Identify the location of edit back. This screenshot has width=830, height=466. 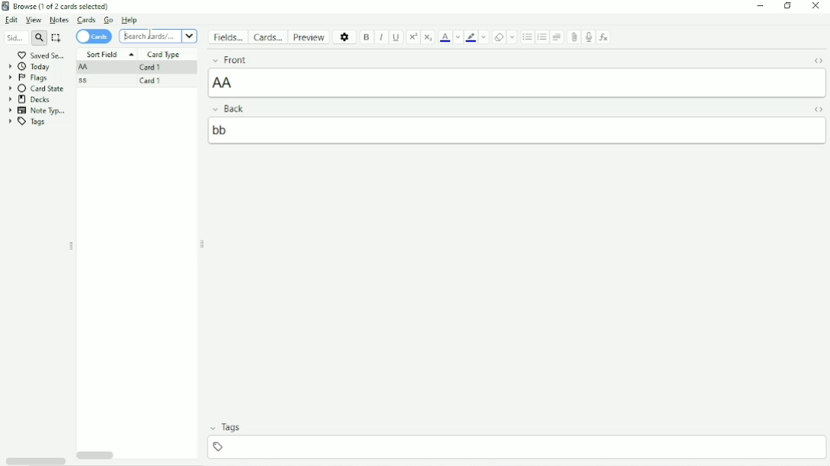
(518, 130).